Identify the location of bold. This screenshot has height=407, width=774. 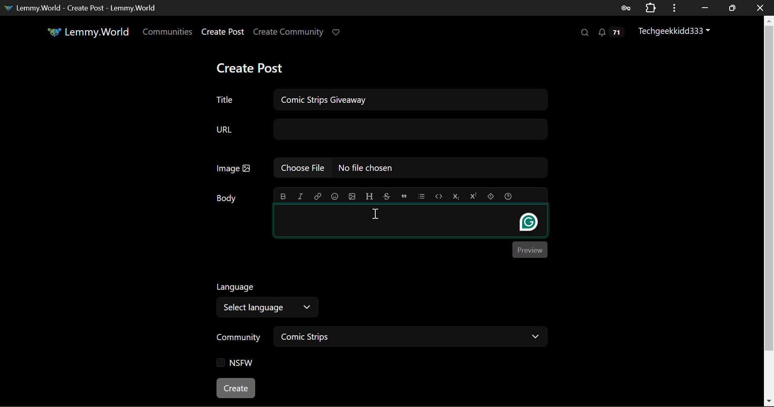
(285, 195).